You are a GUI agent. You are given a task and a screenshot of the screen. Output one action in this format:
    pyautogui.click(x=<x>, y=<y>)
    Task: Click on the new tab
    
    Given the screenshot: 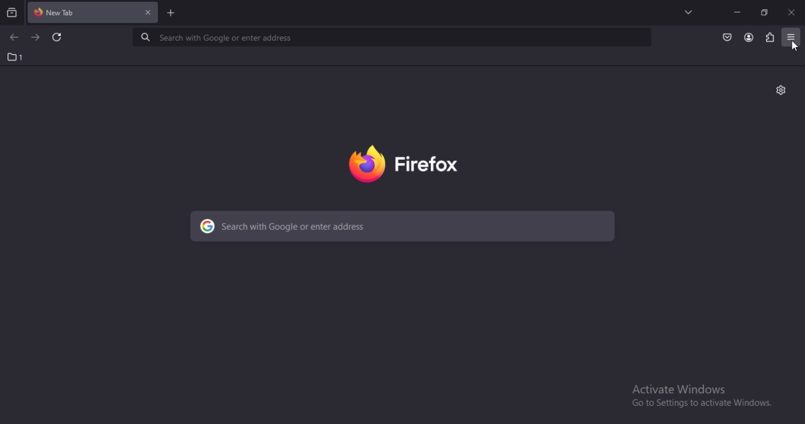 What is the action you would take?
    pyautogui.click(x=172, y=14)
    